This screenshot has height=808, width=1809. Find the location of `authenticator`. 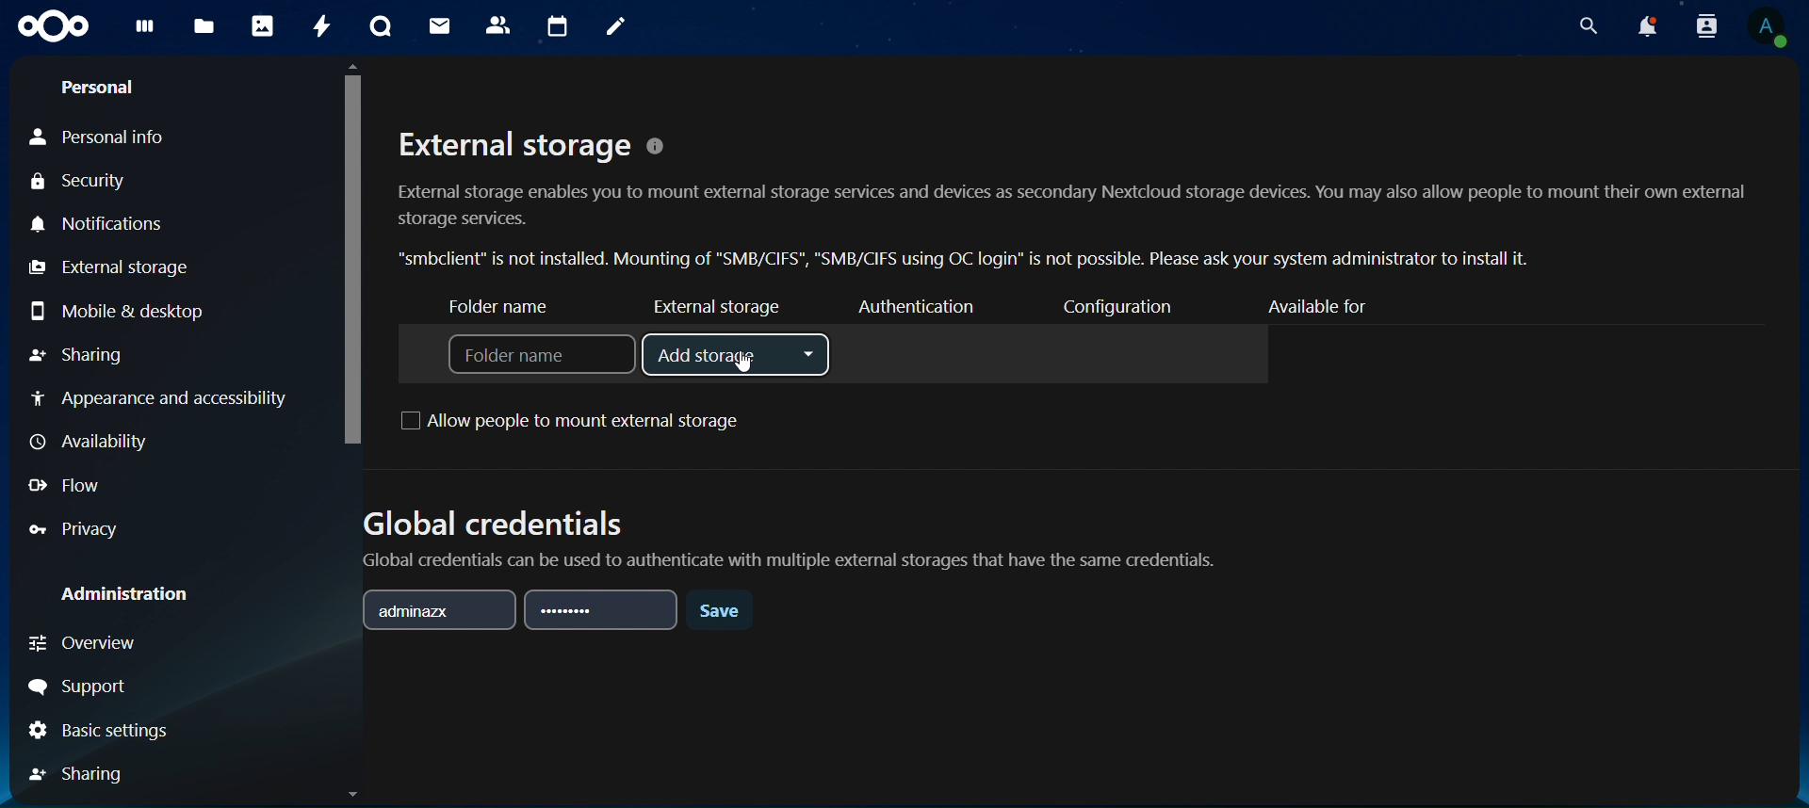

authenticator is located at coordinates (915, 306).